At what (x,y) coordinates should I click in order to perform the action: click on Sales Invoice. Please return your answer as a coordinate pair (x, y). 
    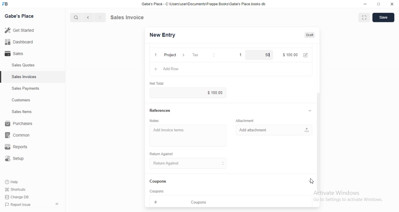
    Looking at the image, I should click on (131, 17).